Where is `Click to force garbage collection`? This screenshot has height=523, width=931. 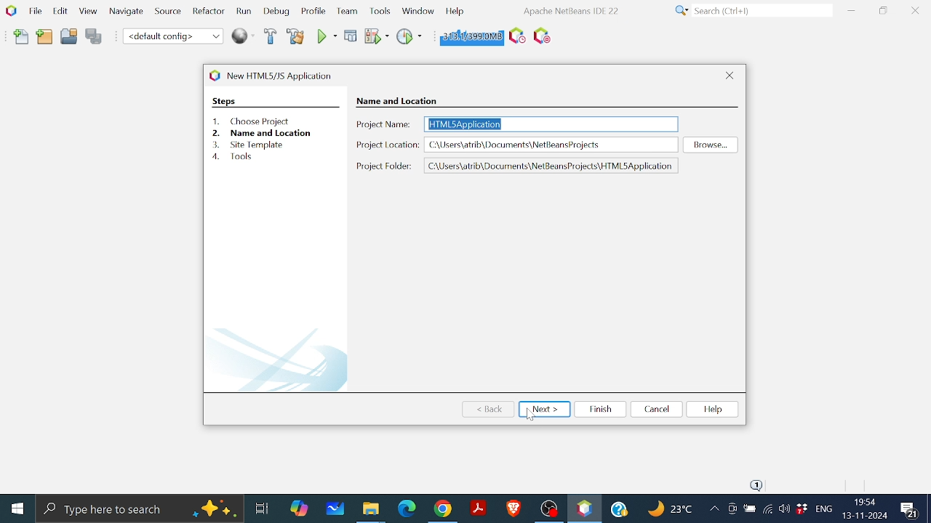
Click to force garbage collection is located at coordinates (470, 36).